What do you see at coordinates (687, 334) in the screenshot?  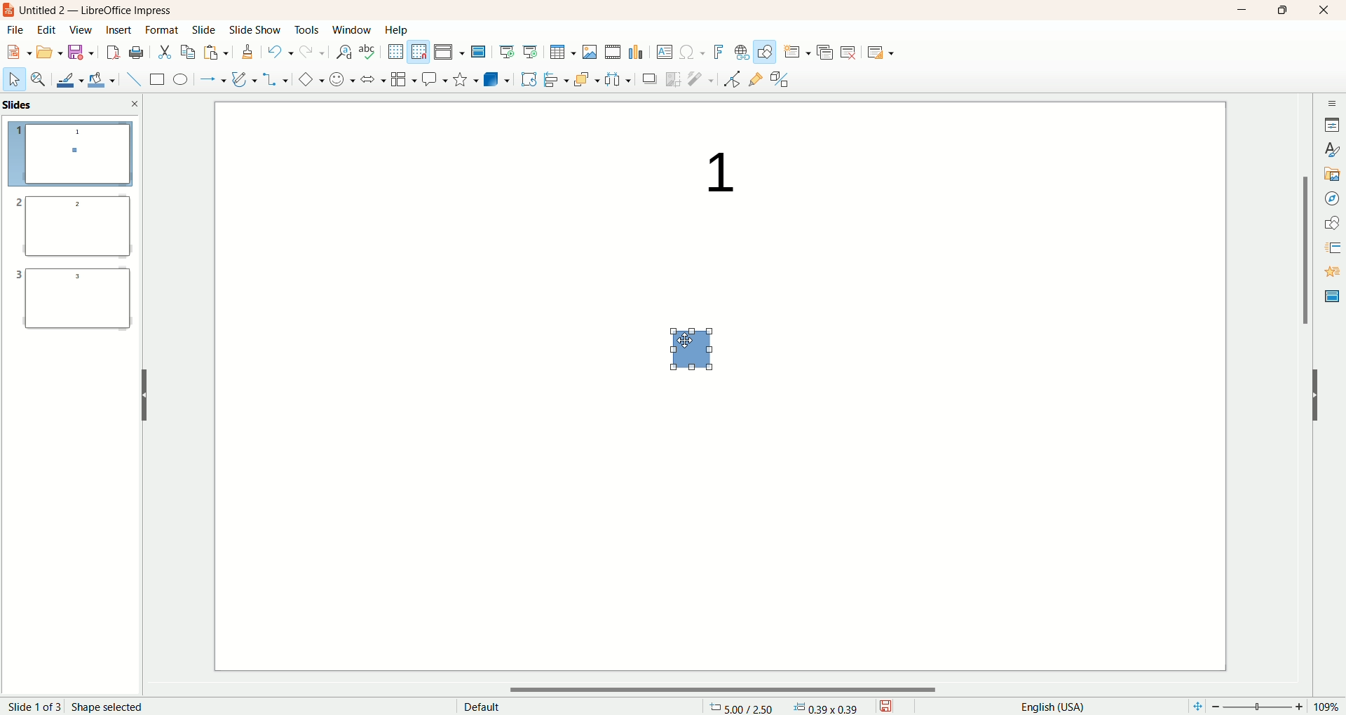 I see `cursor` at bounding box center [687, 334].